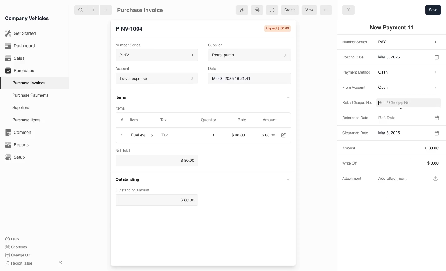 Image resolution: width=446 pixels, height=271 pixels. I want to click on items, so click(124, 97).